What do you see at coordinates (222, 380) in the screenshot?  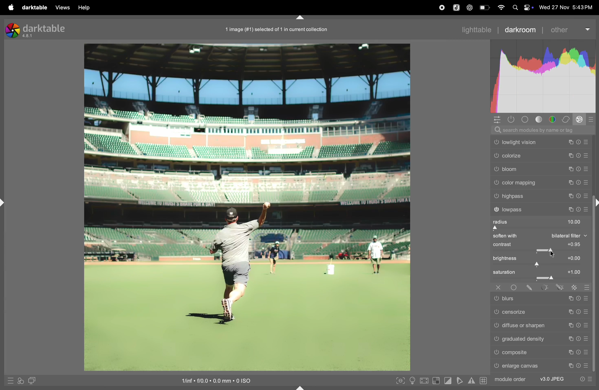 I see `iso` at bounding box center [222, 380].